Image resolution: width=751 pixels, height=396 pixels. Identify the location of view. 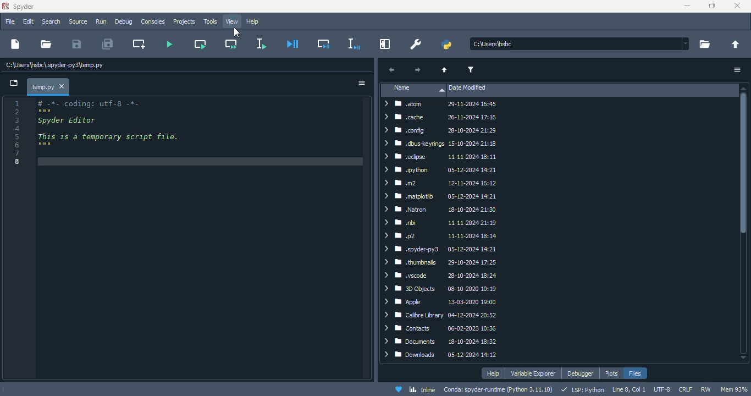
(233, 21).